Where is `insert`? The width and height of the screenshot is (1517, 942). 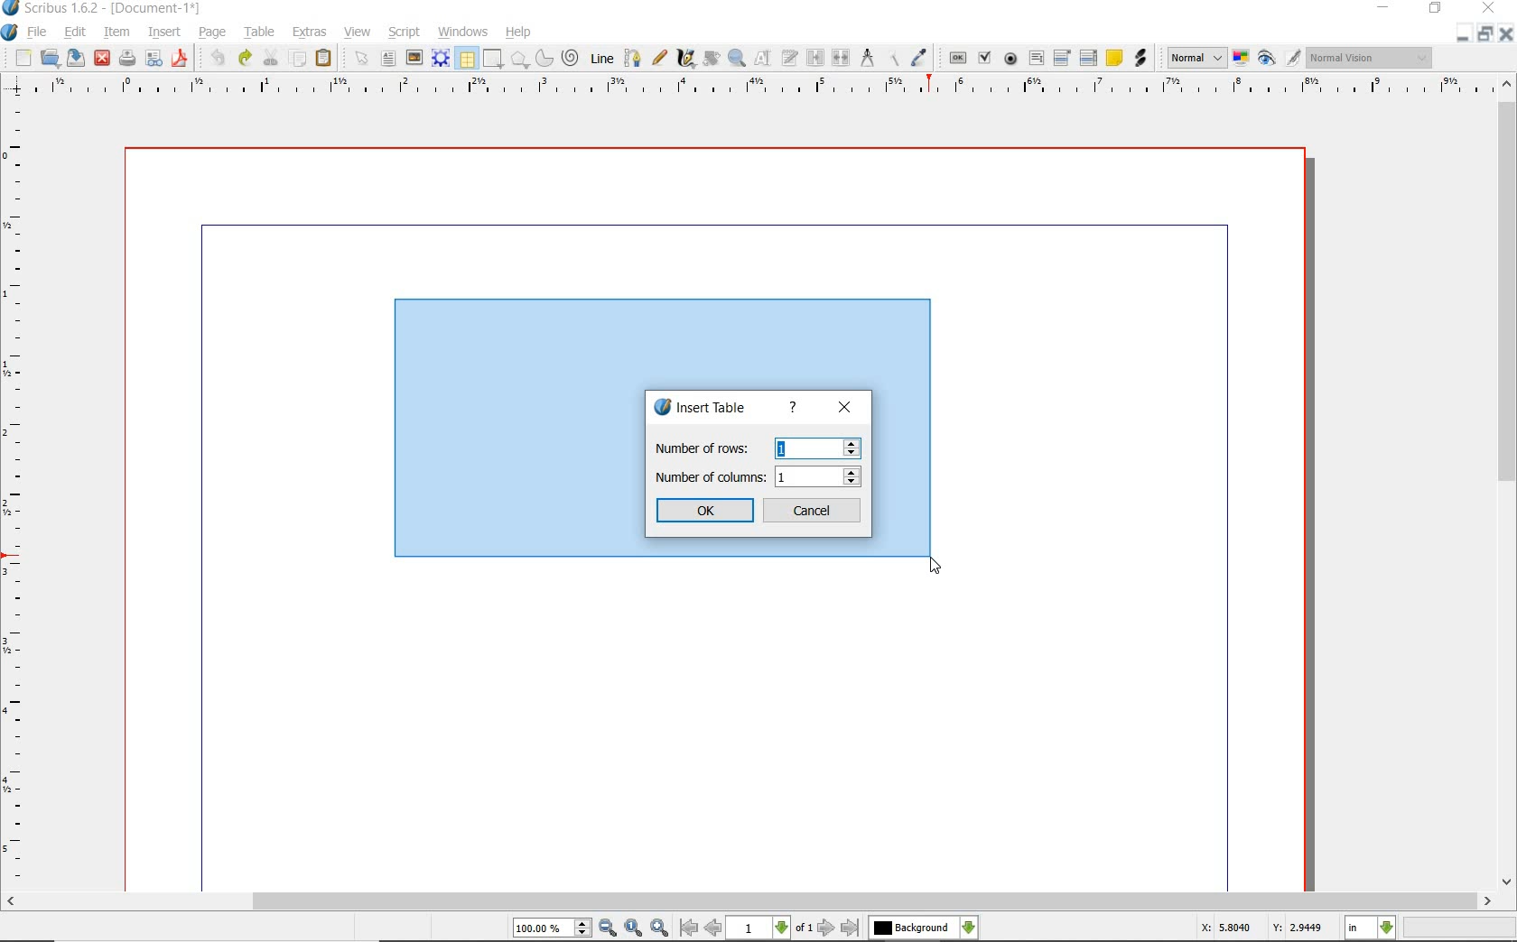 insert is located at coordinates (163, 33).